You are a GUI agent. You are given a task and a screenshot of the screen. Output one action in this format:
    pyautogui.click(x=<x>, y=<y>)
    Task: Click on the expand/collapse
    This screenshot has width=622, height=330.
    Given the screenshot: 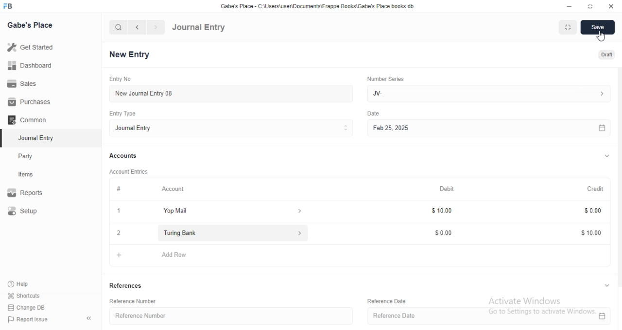 What is the action you would take?
    pyautogui.click(x=606, y=157)
    